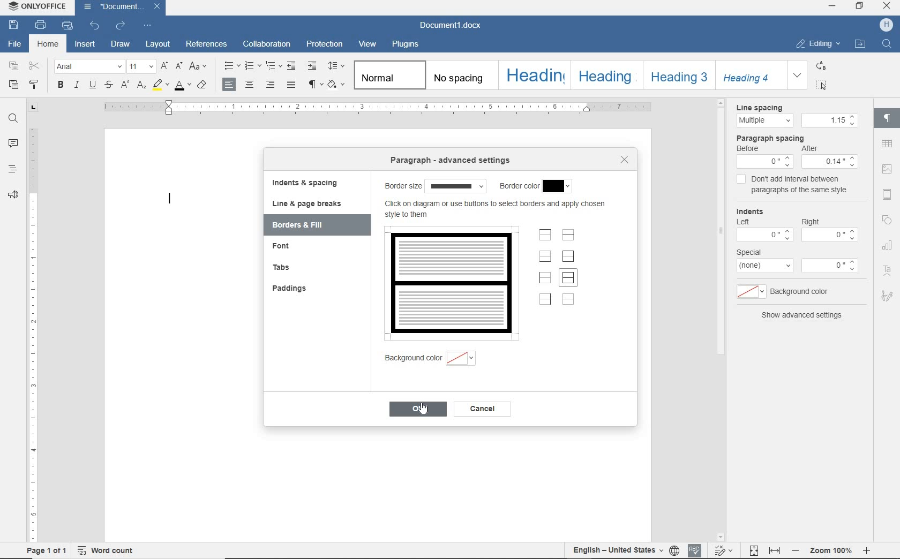  What do you see at coordinates (66, 26) in the screenshot?
I see `print` at bounding box center [66, 26].